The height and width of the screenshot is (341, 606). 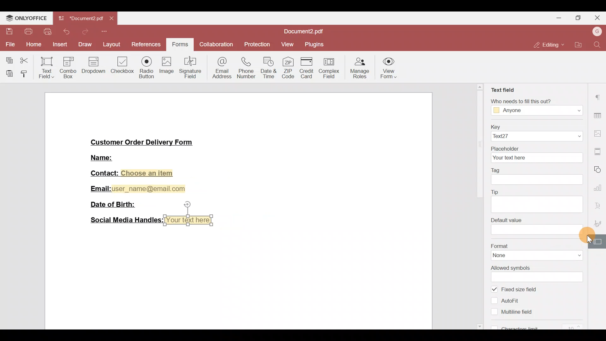 I want to click on Editing mode, so click(x=548, y=45).